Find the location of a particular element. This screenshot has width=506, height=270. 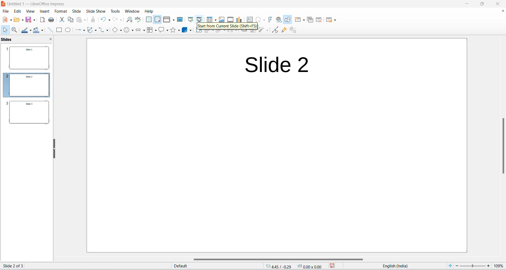

cursor is located at coordinates (201, 19).